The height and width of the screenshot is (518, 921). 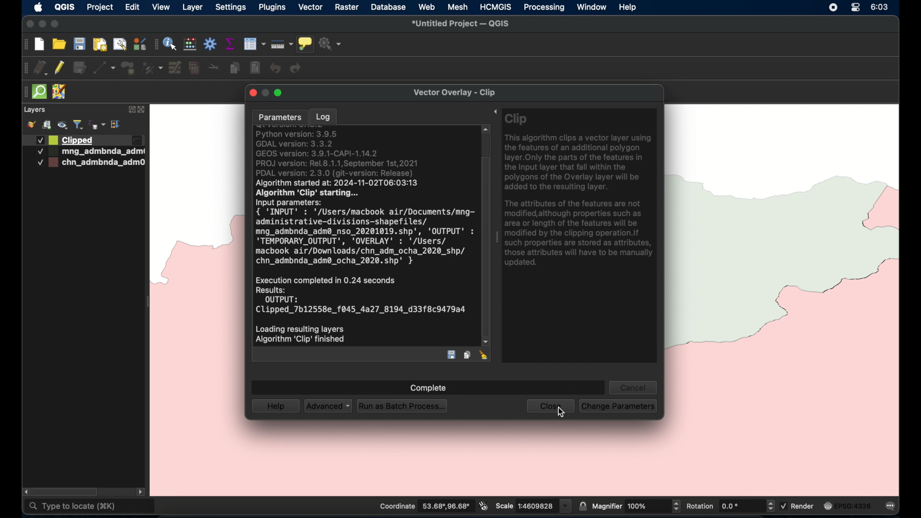 What do you see at coordinates (98, 125) in the screenshot?
I see `filter legend by expression` at bounding box center [98, 125].